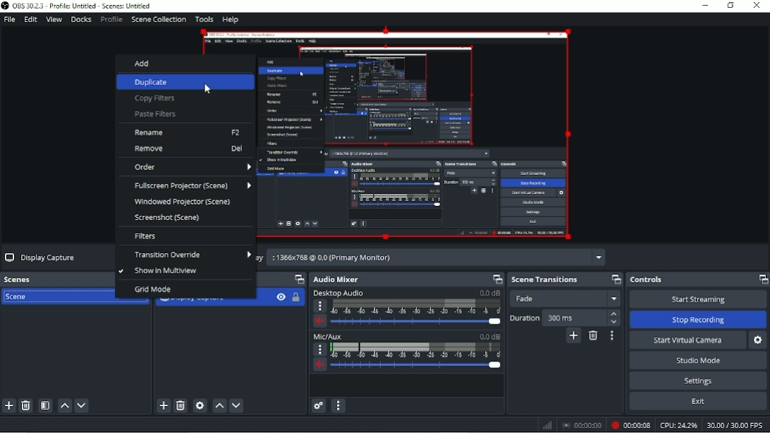 This screenshot has height=433, width=770. I want to click on Volume, so click(321, 322).